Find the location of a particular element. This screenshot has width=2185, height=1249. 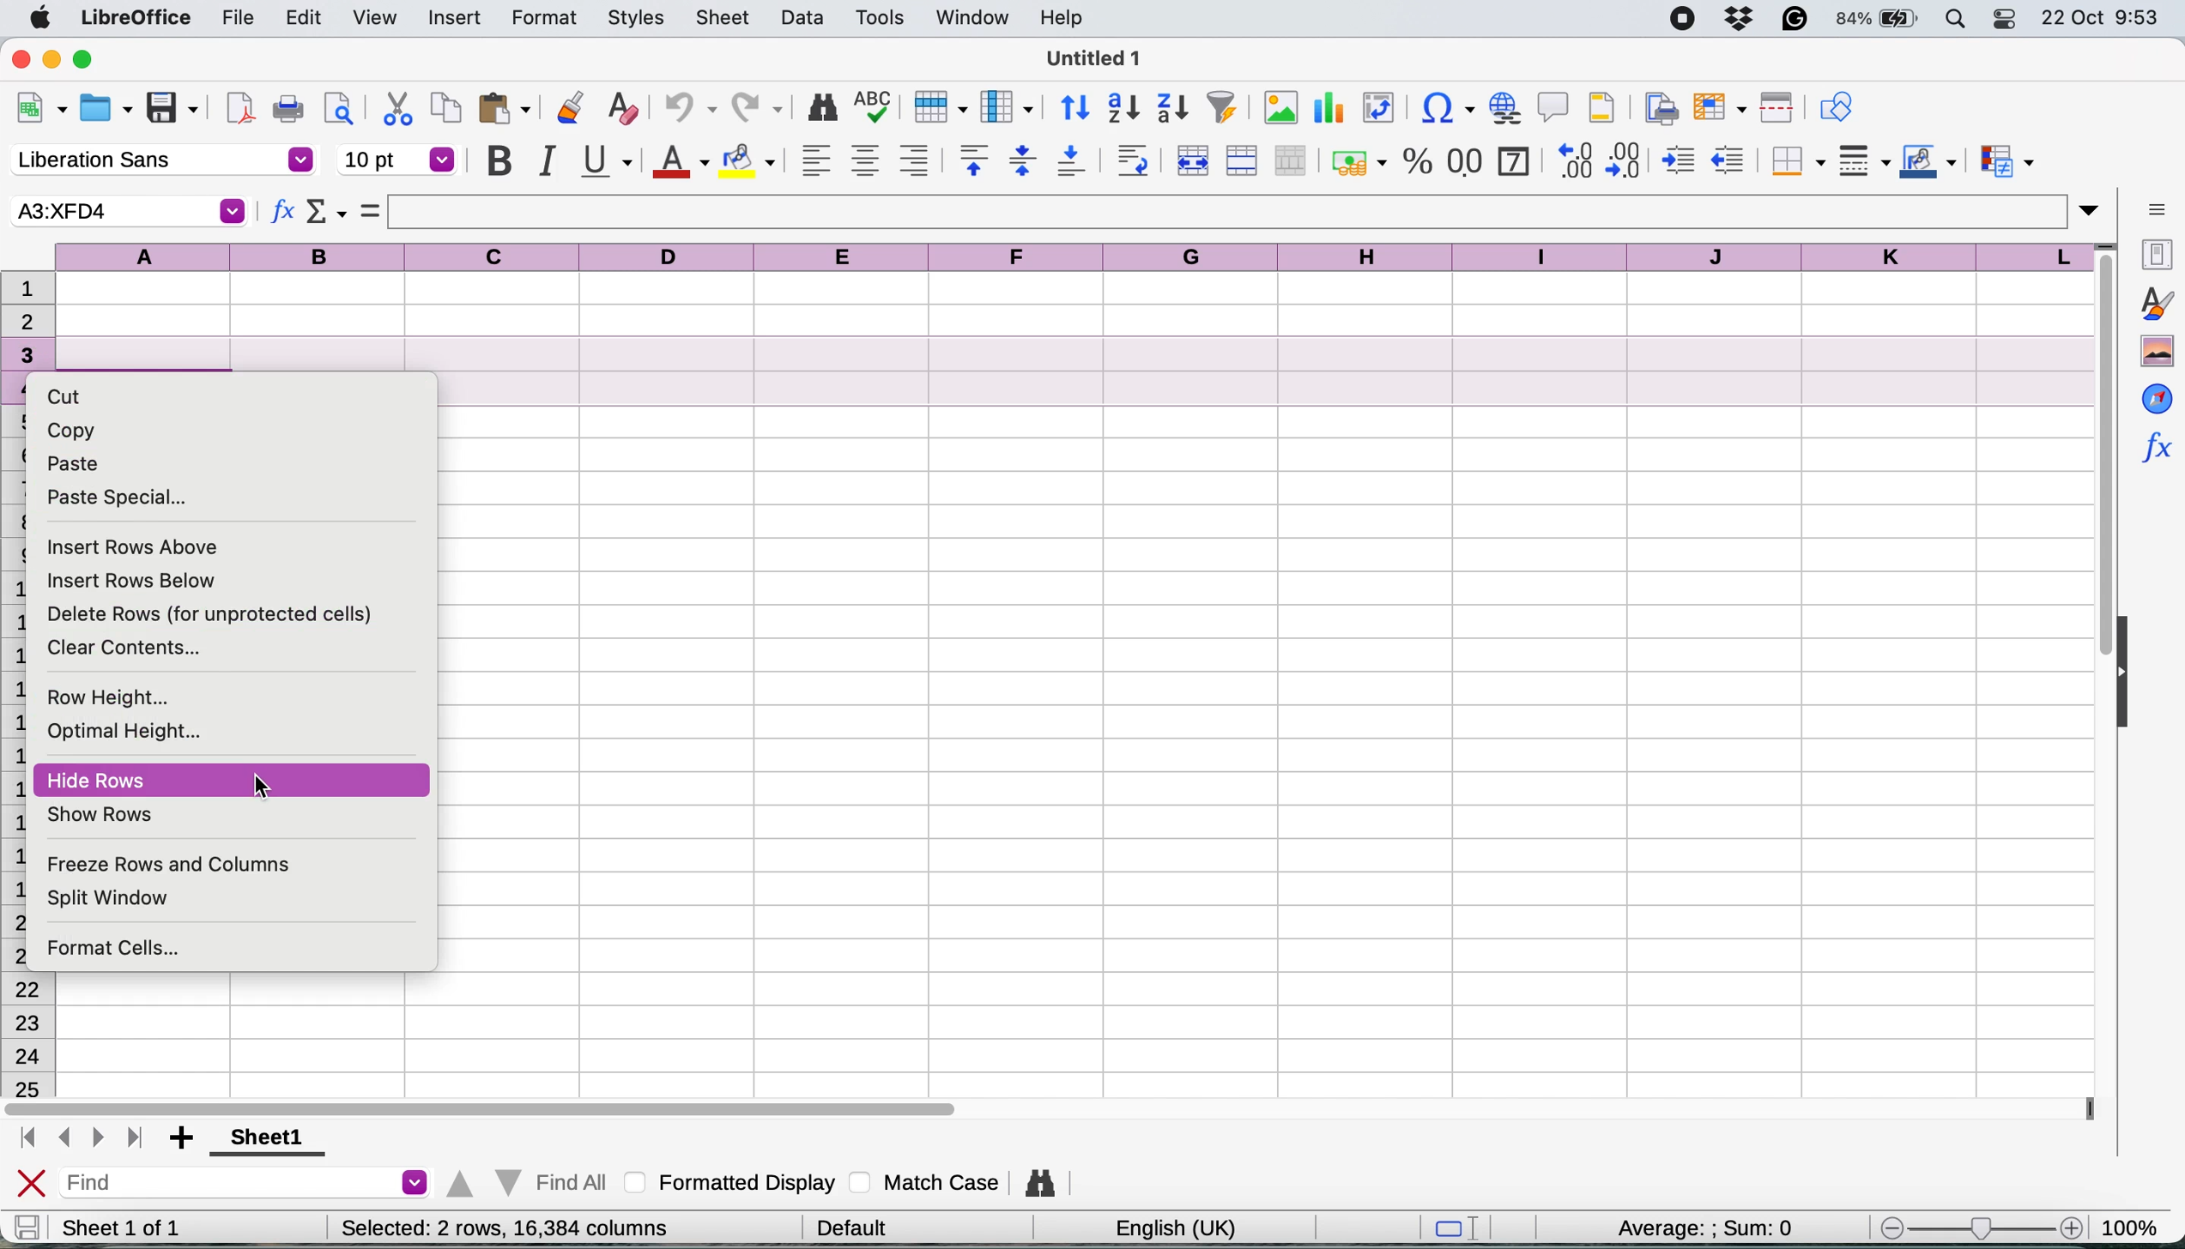

conditional is located at coordinates (2006, 164).